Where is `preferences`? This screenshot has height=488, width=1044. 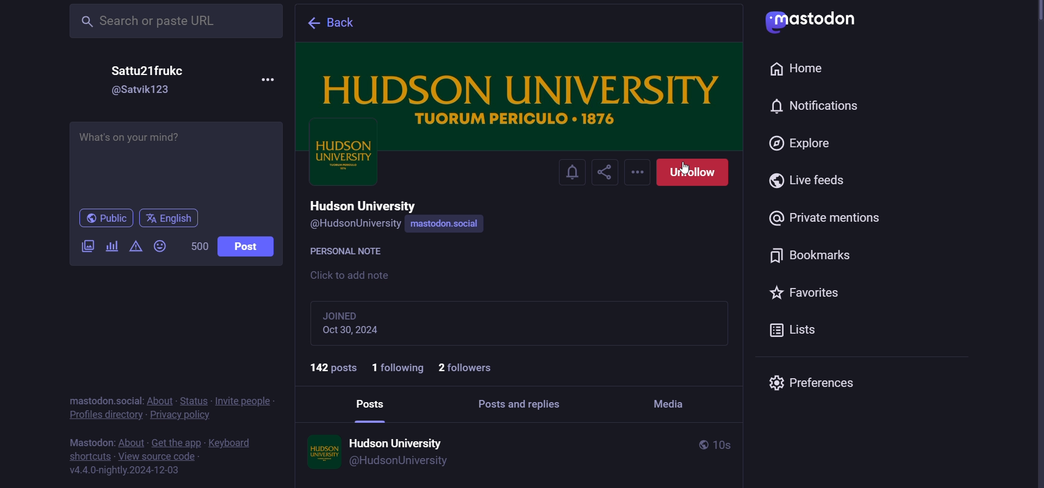
preferences is located at coordinates (809, 380).